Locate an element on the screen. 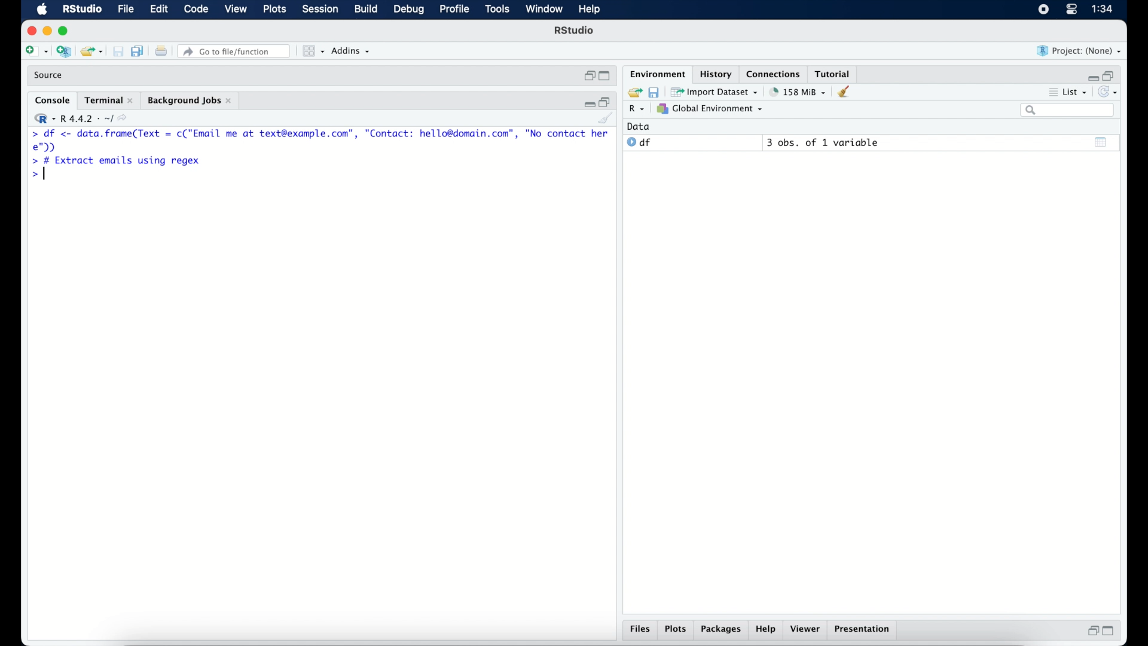 This screenshot has width=1148, height=646. console is located at coordinates (50, 99).